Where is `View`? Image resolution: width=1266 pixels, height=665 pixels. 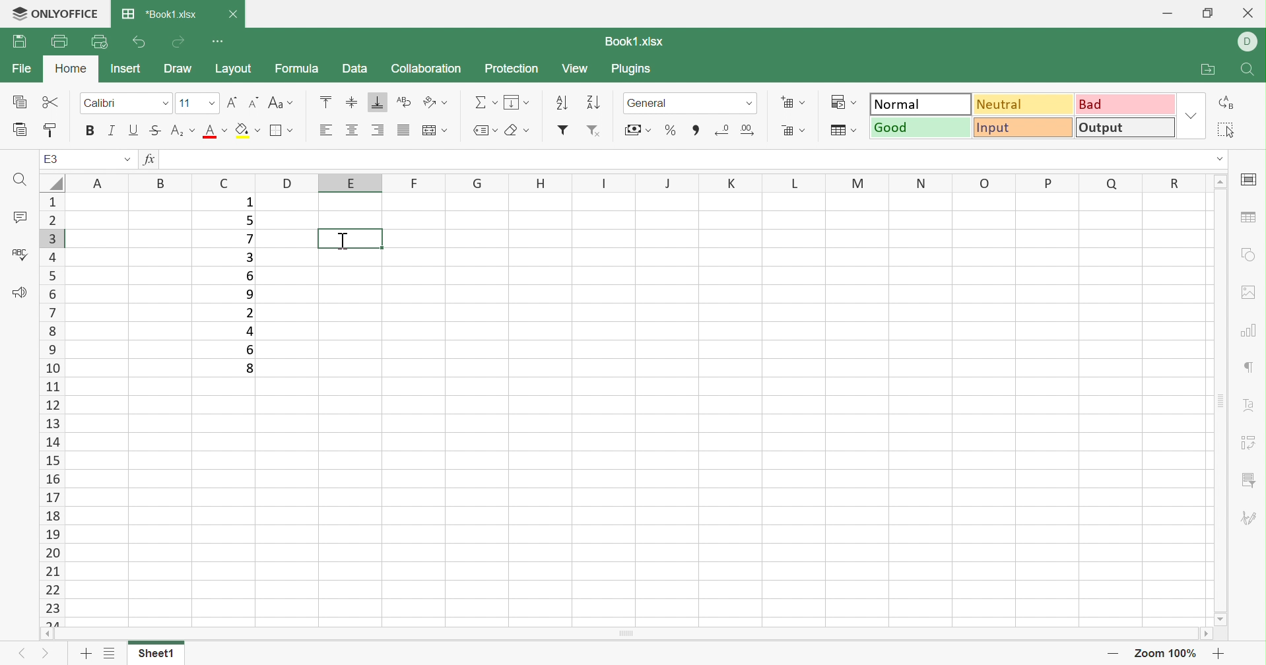 View is located at coordinates (575, 69).